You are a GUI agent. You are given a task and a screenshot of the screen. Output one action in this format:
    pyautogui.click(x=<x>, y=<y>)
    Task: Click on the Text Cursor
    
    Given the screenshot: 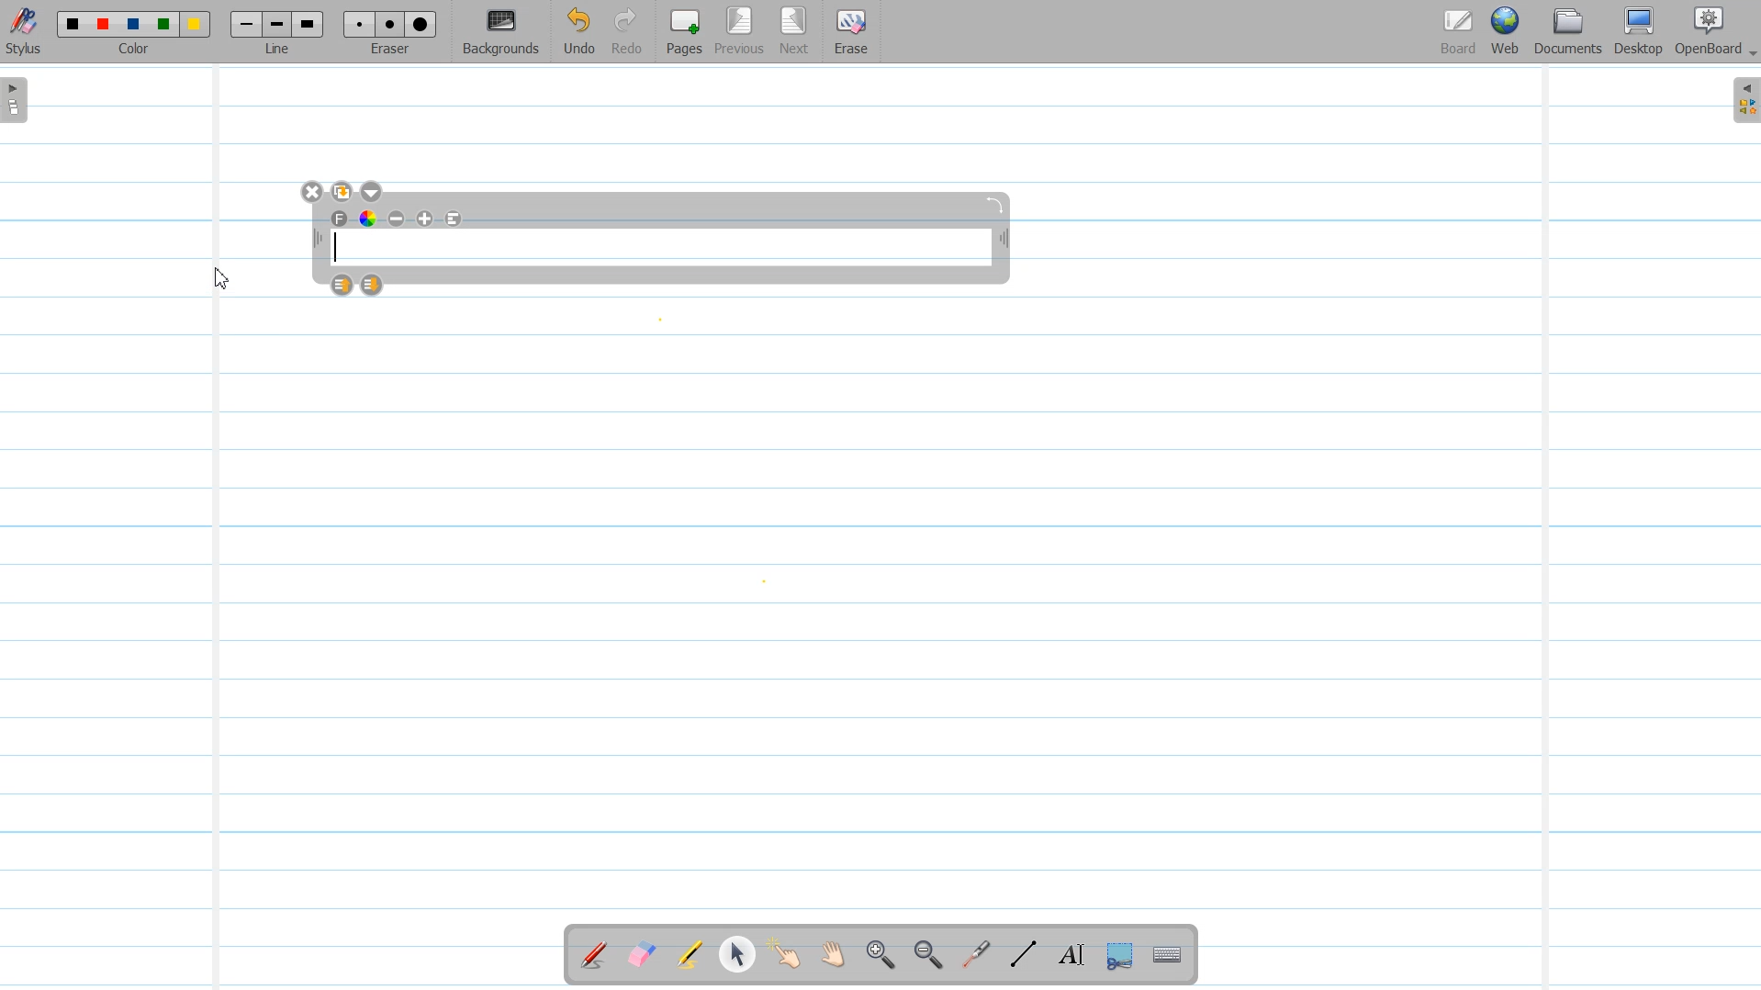 What is the action you would take?
    pyautogui.click(x=336, y=246)
    